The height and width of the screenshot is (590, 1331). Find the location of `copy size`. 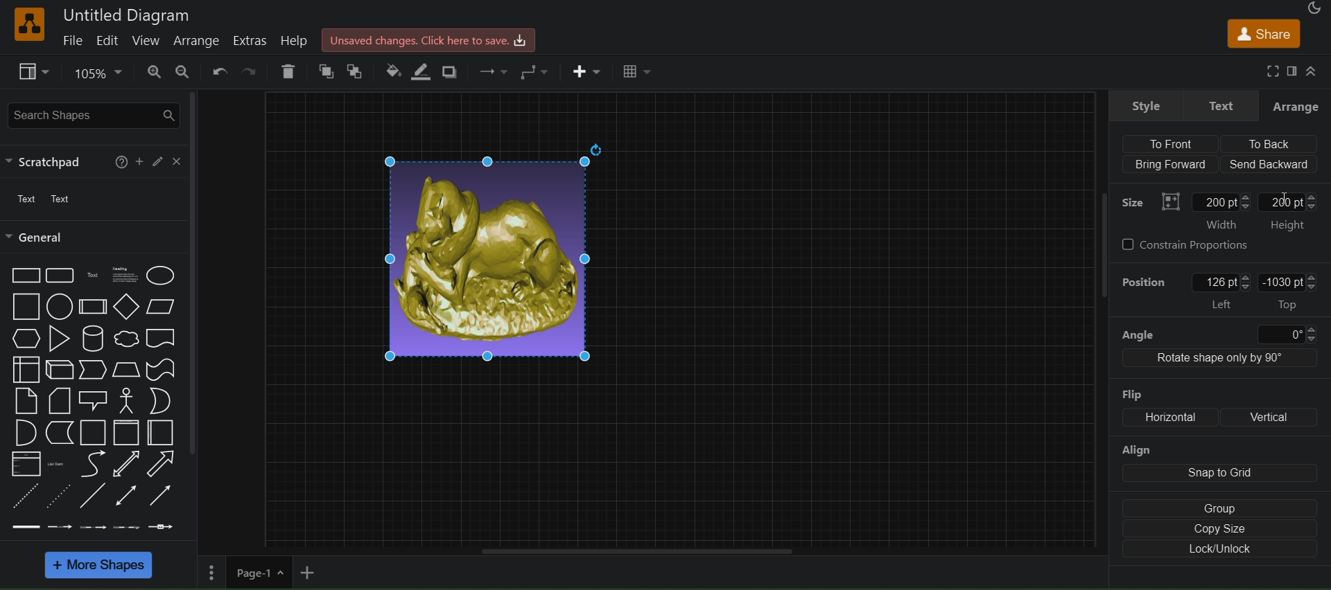

copy size is located at coordinates (1219, 530).